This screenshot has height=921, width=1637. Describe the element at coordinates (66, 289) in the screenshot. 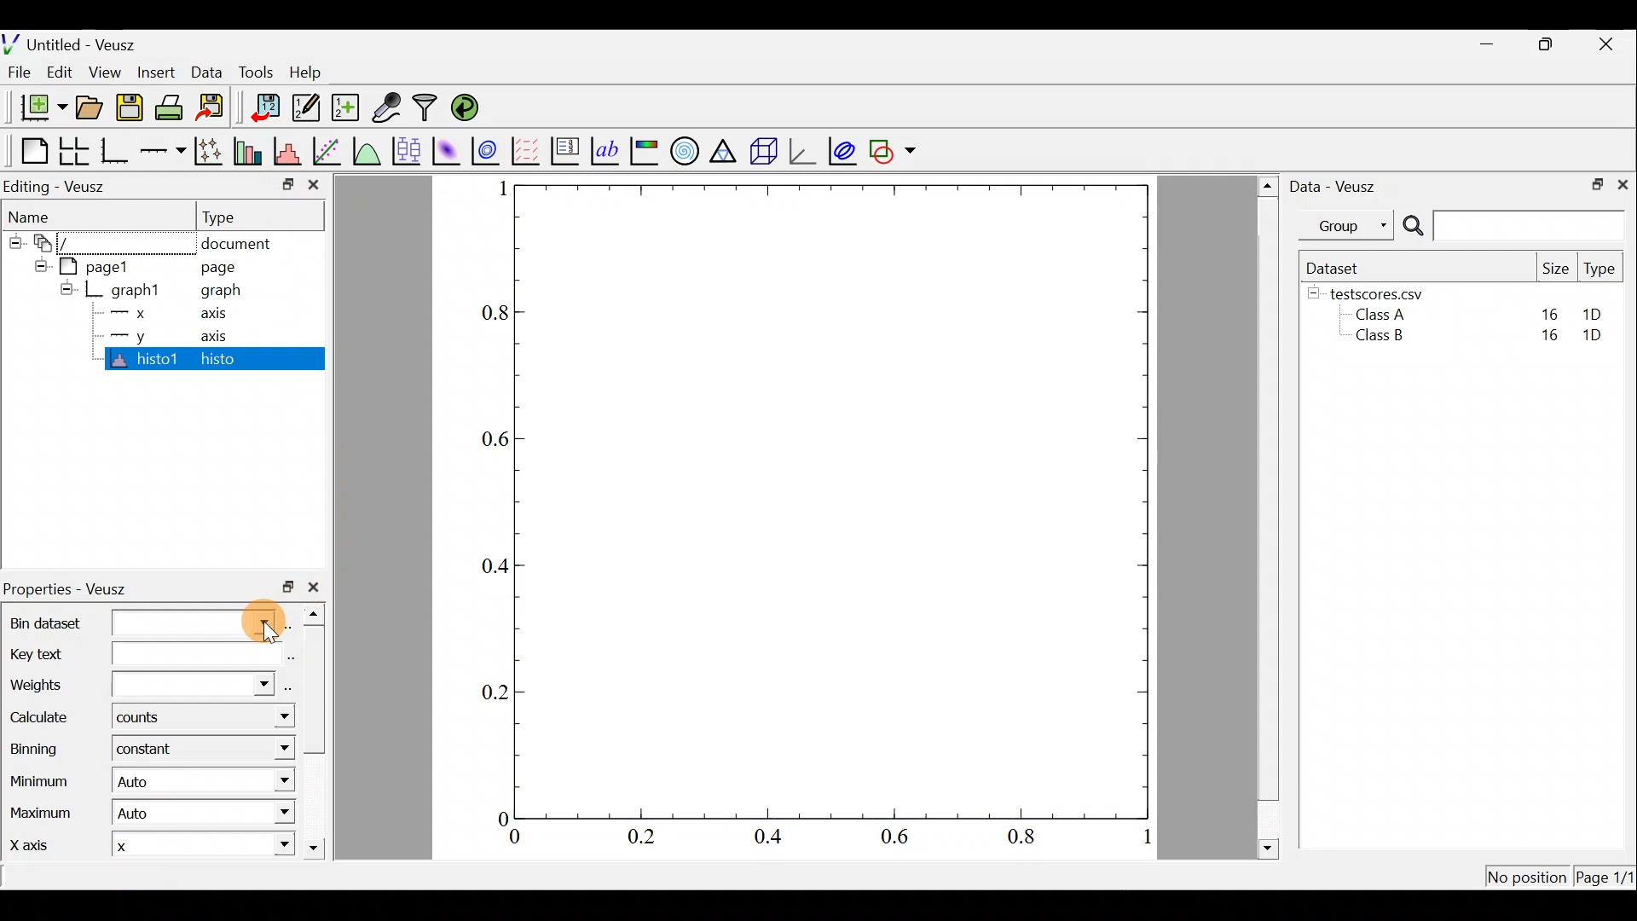

I see `hide` at that location.